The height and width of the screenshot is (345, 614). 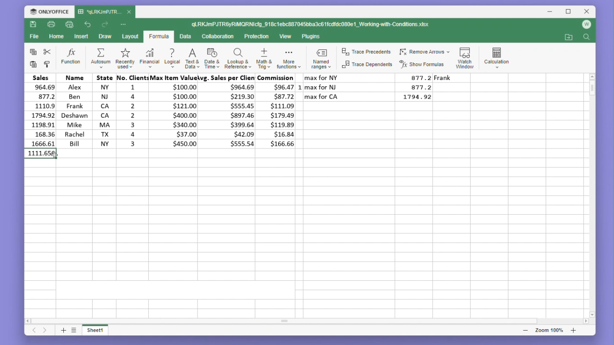 What do you see at coordinates (568, 37) in the screenshot?
I see `Open my location` at bounding box center [568, 37].